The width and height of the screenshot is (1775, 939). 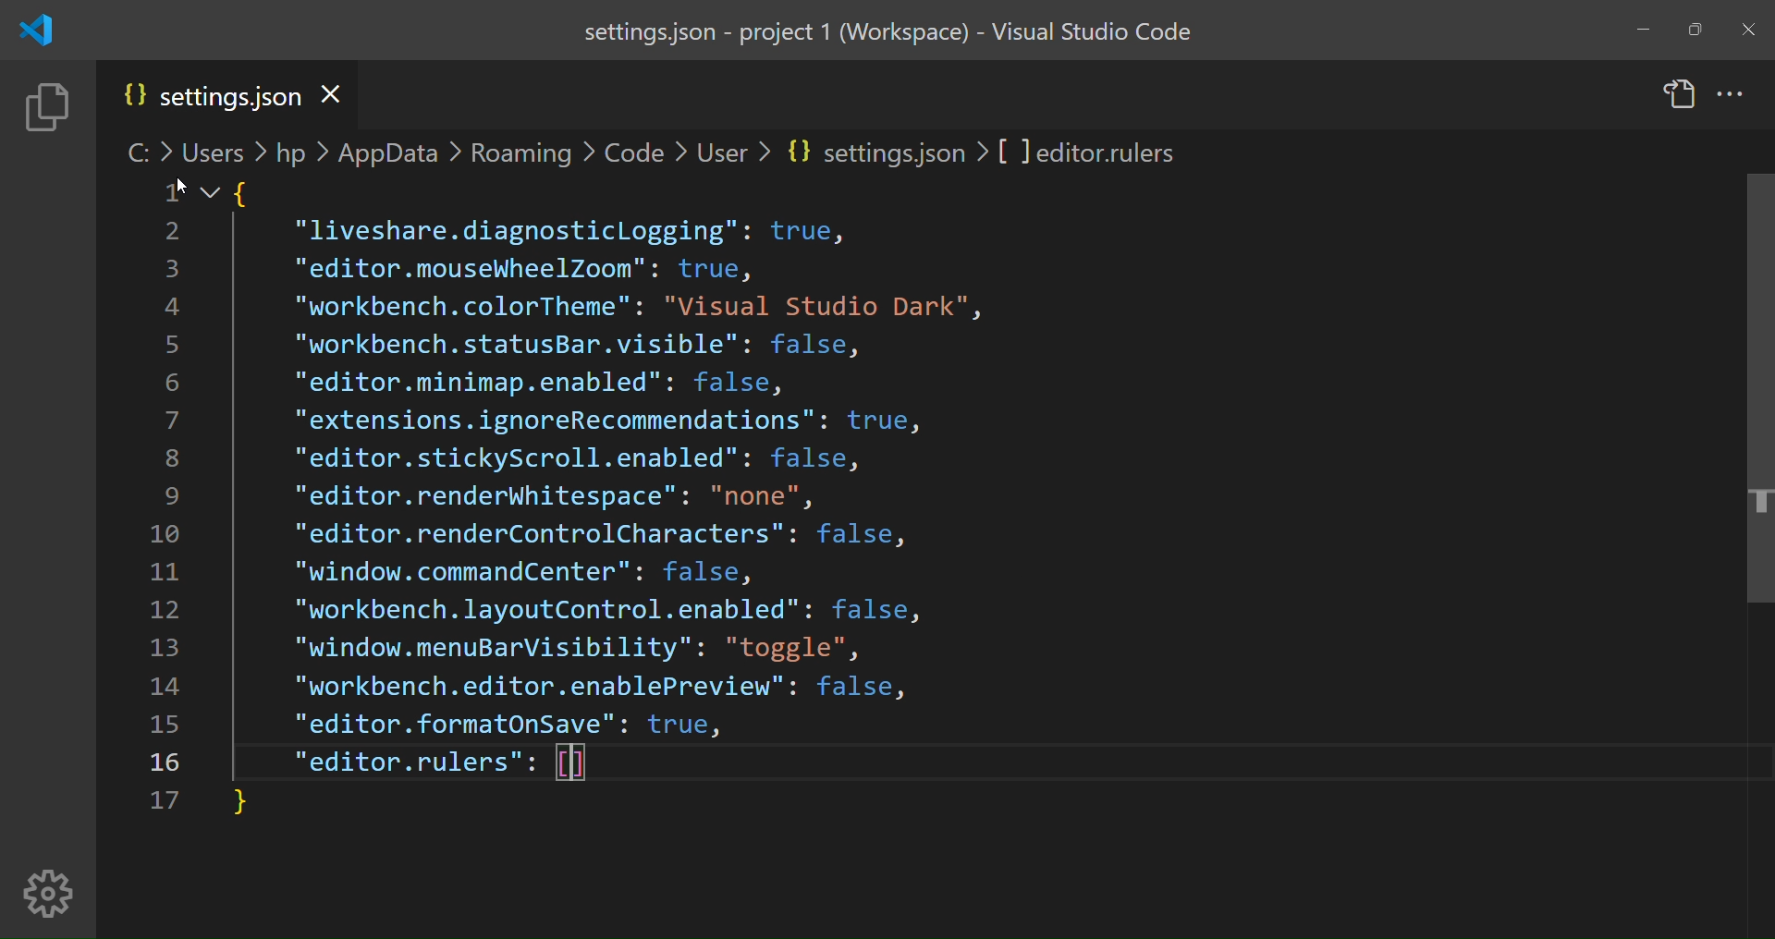 What do you see at coordinates (48, 894) in the screenshot?
I see `manage` at bounding box center [48, 894].